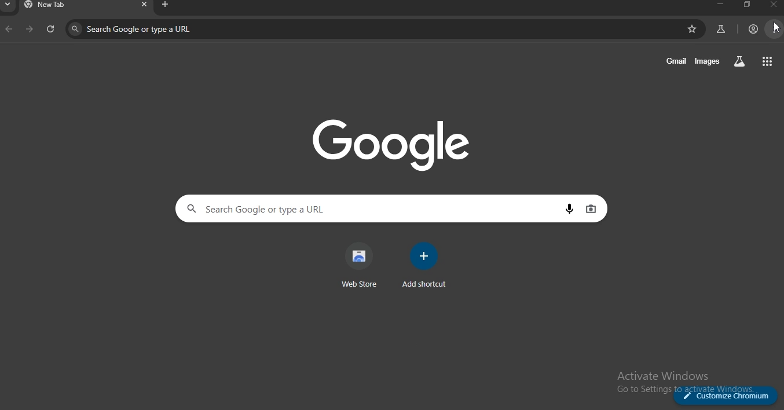 This screenshot has height=410, width=784. Describe the element at coordinates (218, 30) in the screenshot. I see `search google or type a URL` at that location.